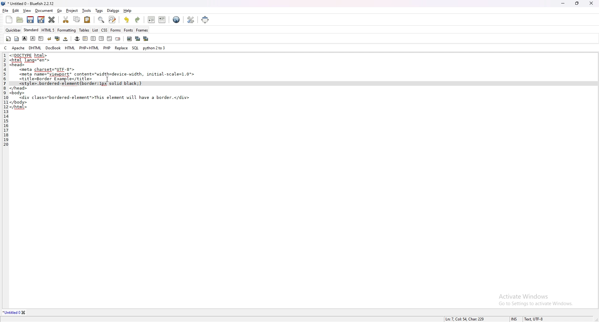 Image resolution: width=599 pixels, height=322 pixels. What do you see at coordinates (49, 39) in the screenshot?
I see `break` at bounding box center [49, 39].